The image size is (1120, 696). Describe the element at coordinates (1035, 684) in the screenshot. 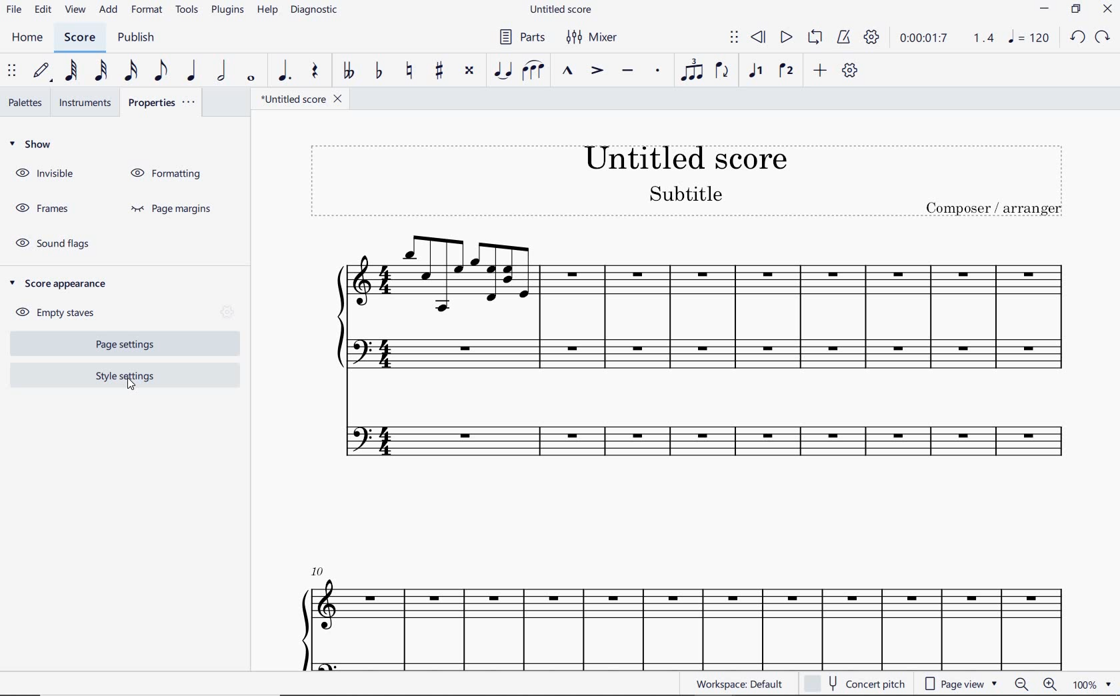

I see `zoom in or zoom out` at that location.